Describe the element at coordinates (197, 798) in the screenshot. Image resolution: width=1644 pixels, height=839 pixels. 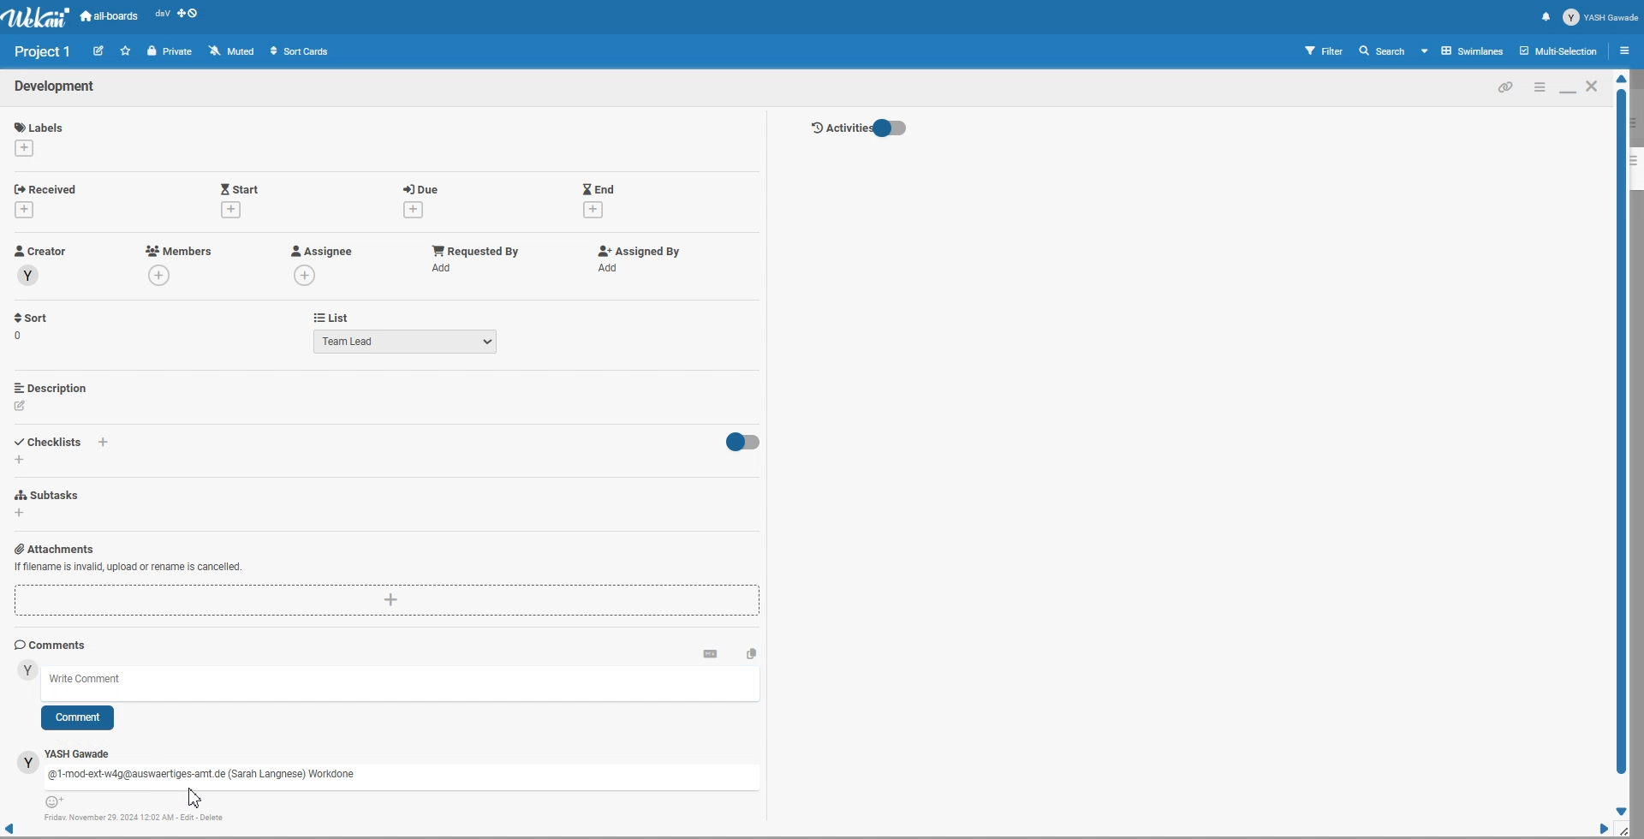
I see `cursor` at that location.